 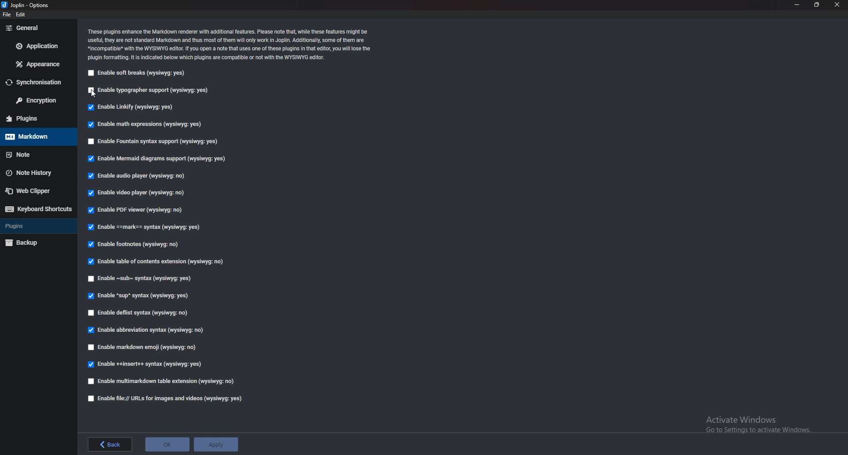 What do you see at coordinates (150, 331) in the screenshot?
I see `Enable abbreviation syntax` at bounding box center [150, 331].